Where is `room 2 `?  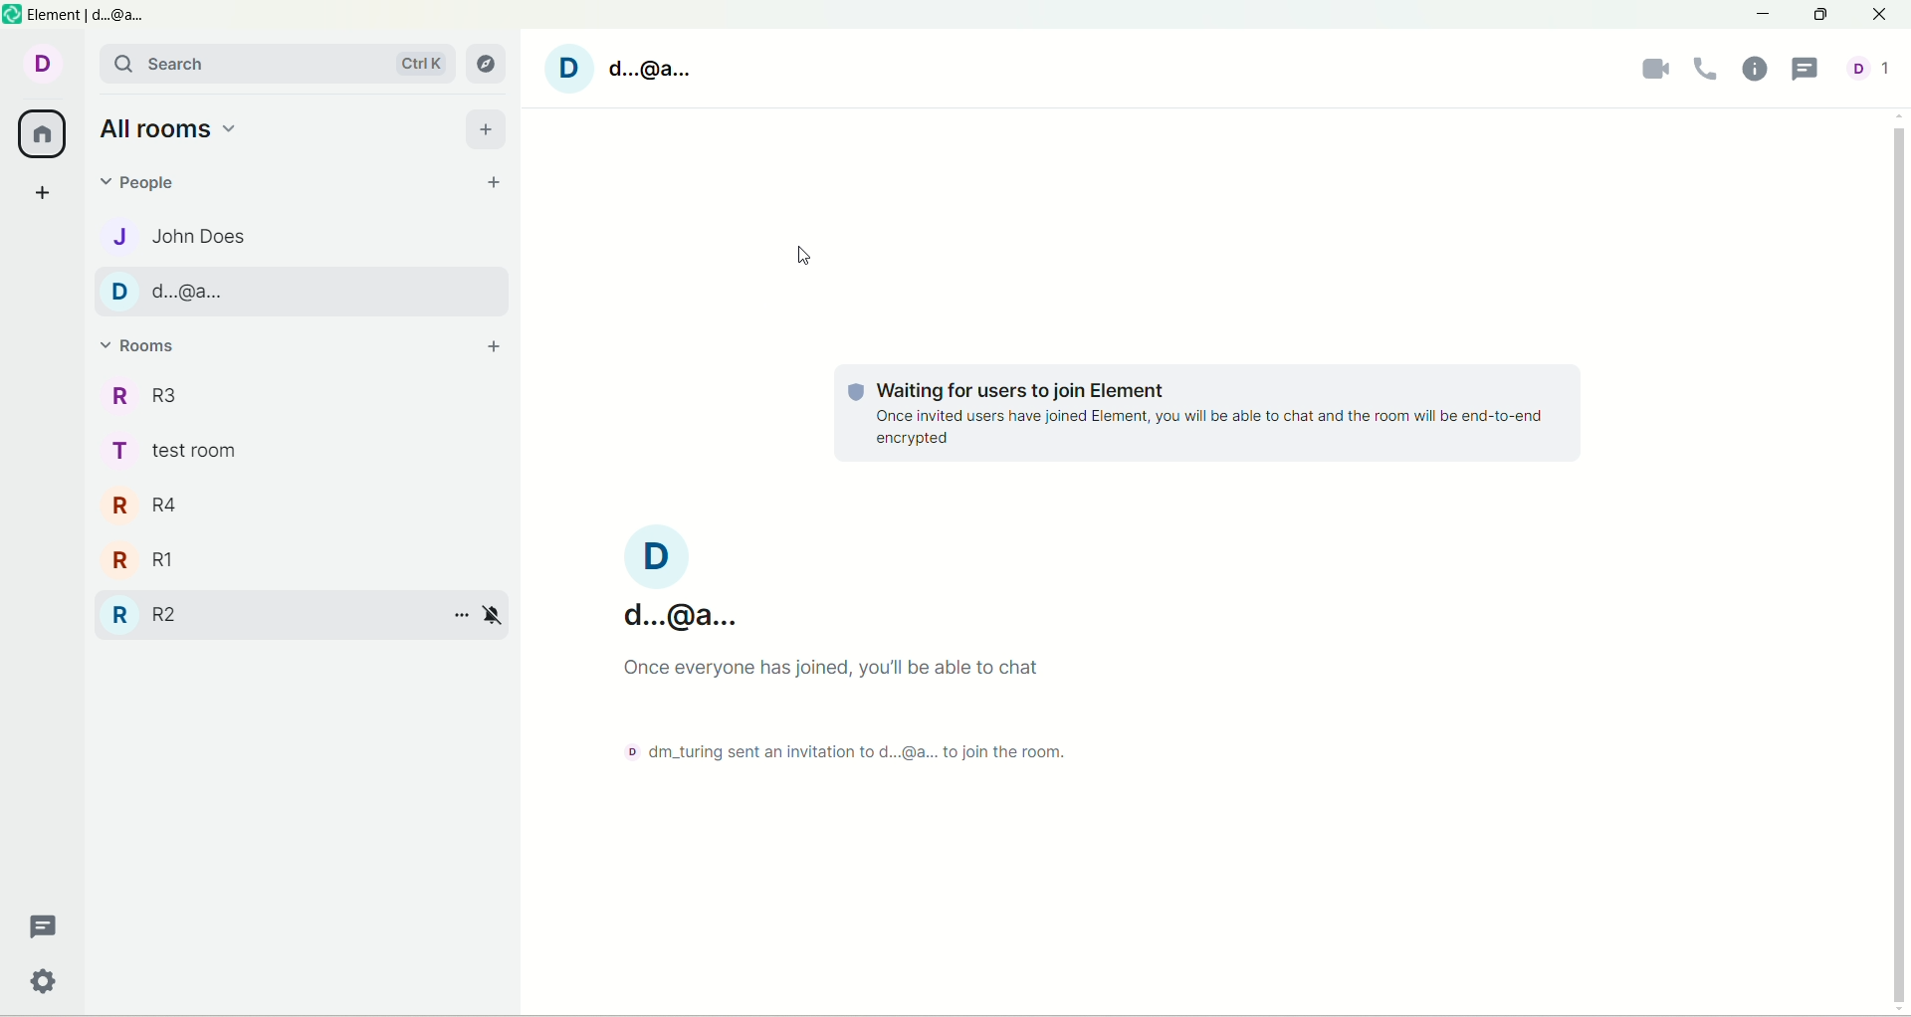 room 2  is located at coordinates (180, 558).